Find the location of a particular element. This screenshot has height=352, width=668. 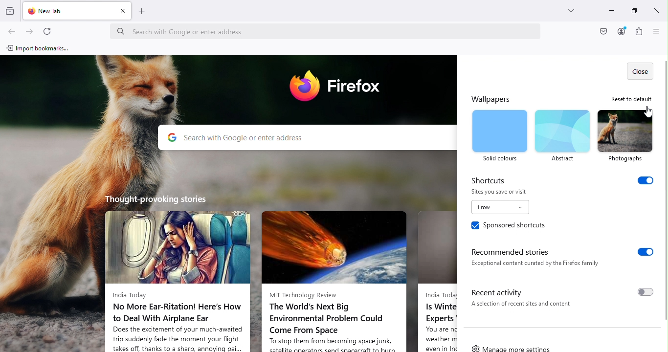

Maximize is located at coordinates (636, 12).